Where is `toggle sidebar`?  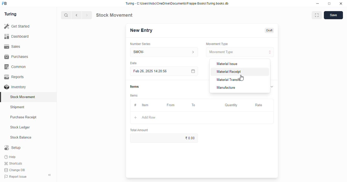 toggle sidebar is located at coordinates (50, 175).